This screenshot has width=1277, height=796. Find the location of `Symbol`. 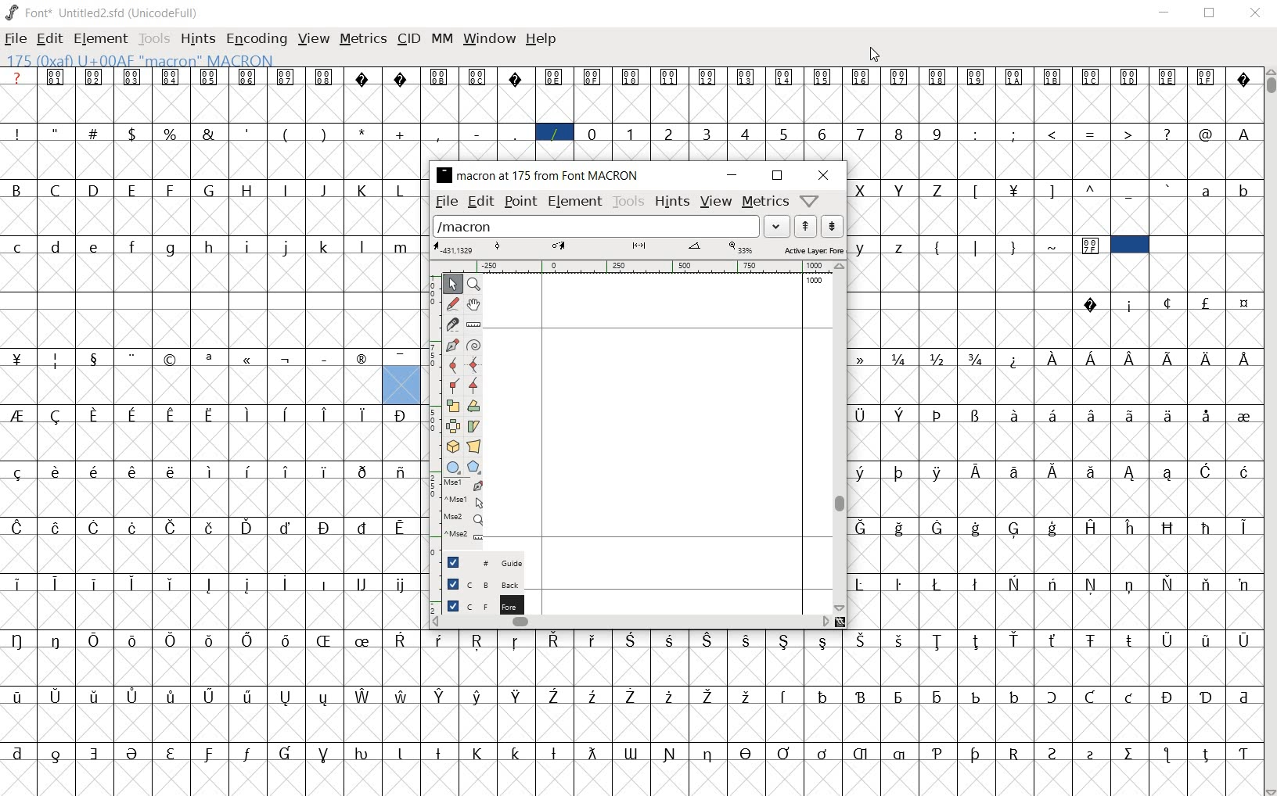

Symbol is located at coordinates (1091, 640).